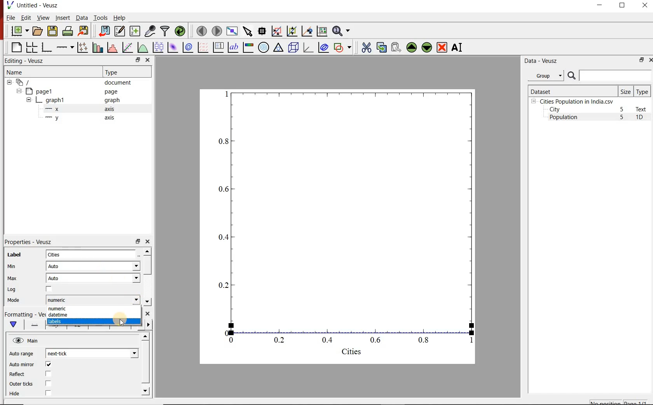 This screenshot has width=653, height=405. I want to click on graph1, so click(347, 225).